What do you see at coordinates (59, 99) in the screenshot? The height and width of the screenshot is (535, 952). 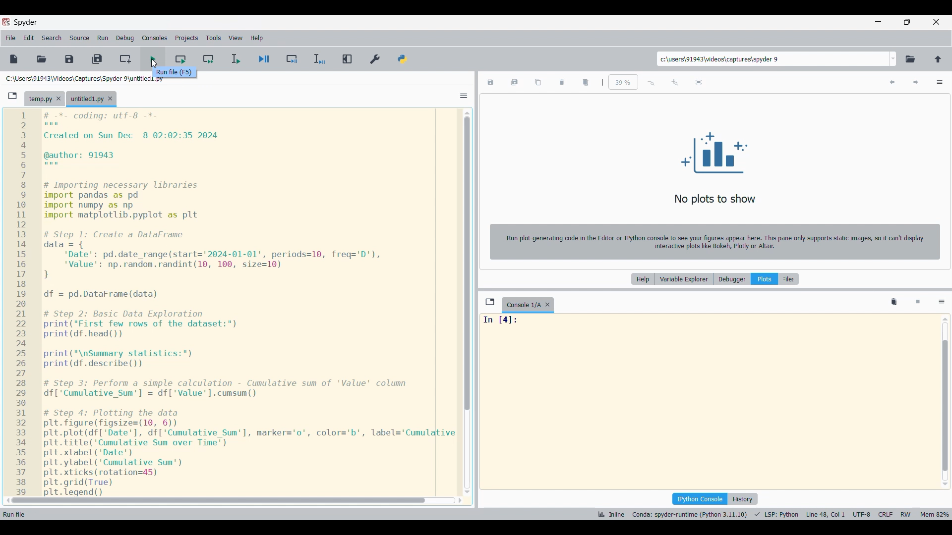 I see `Close` at bounding box center [59, 99].